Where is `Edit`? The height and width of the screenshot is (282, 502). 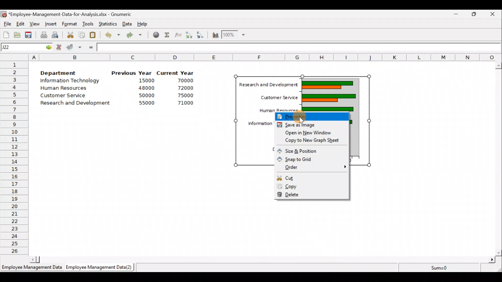
Edit is located at coordinates (21, 23).